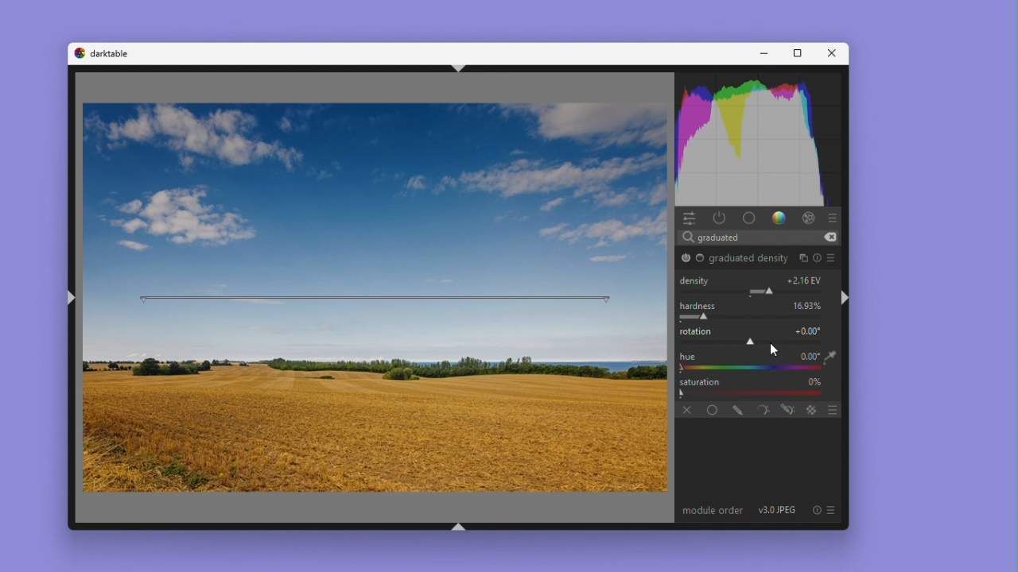  What do you see at coordinates (701, 259) in the screenshot?
I see `Base` at bounding box center [701, 259].